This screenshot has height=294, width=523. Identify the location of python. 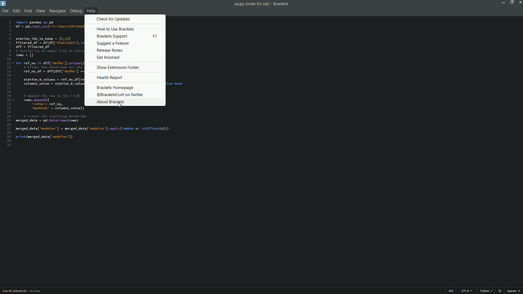
(486, 291).